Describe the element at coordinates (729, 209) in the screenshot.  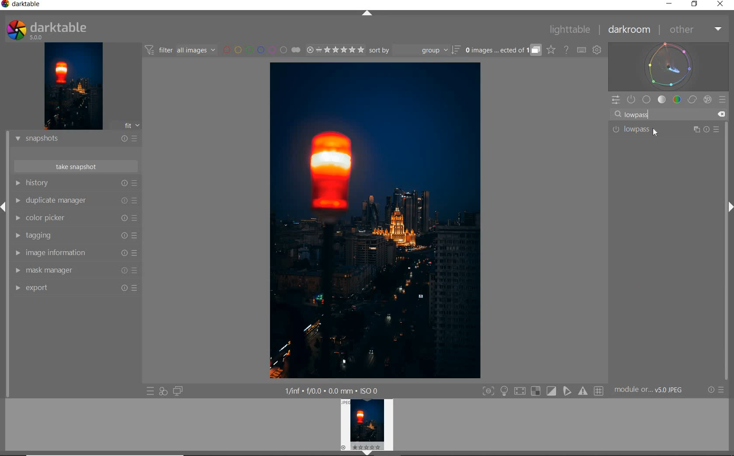
I see `expand/collapse` at that location.